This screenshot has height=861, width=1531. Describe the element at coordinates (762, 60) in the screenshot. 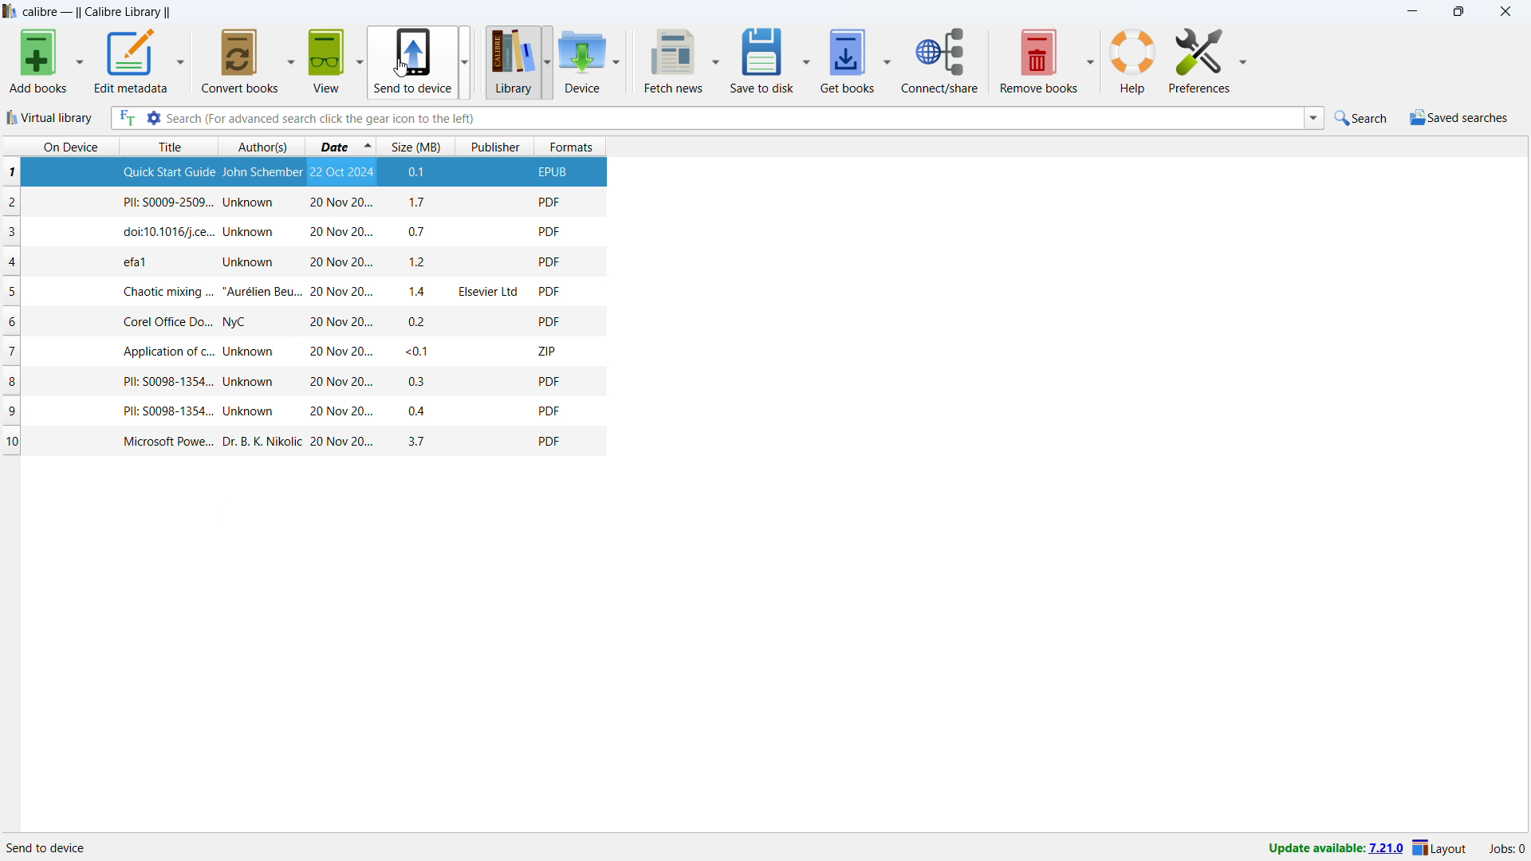

I see `` at that location.